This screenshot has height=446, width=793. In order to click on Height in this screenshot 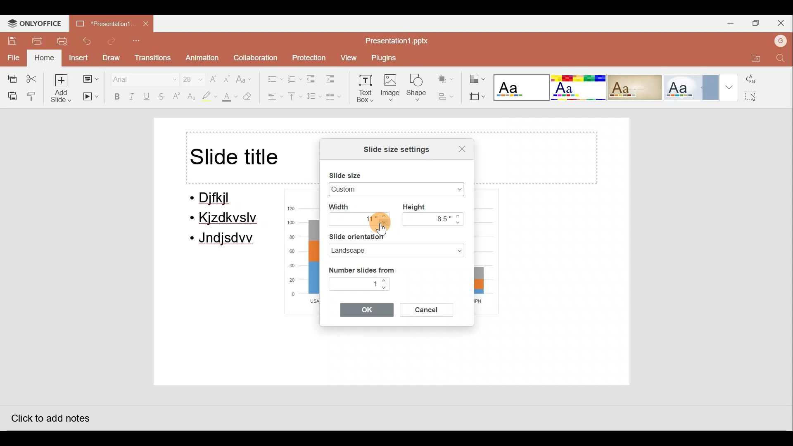, I will do `click(418, 206)`.